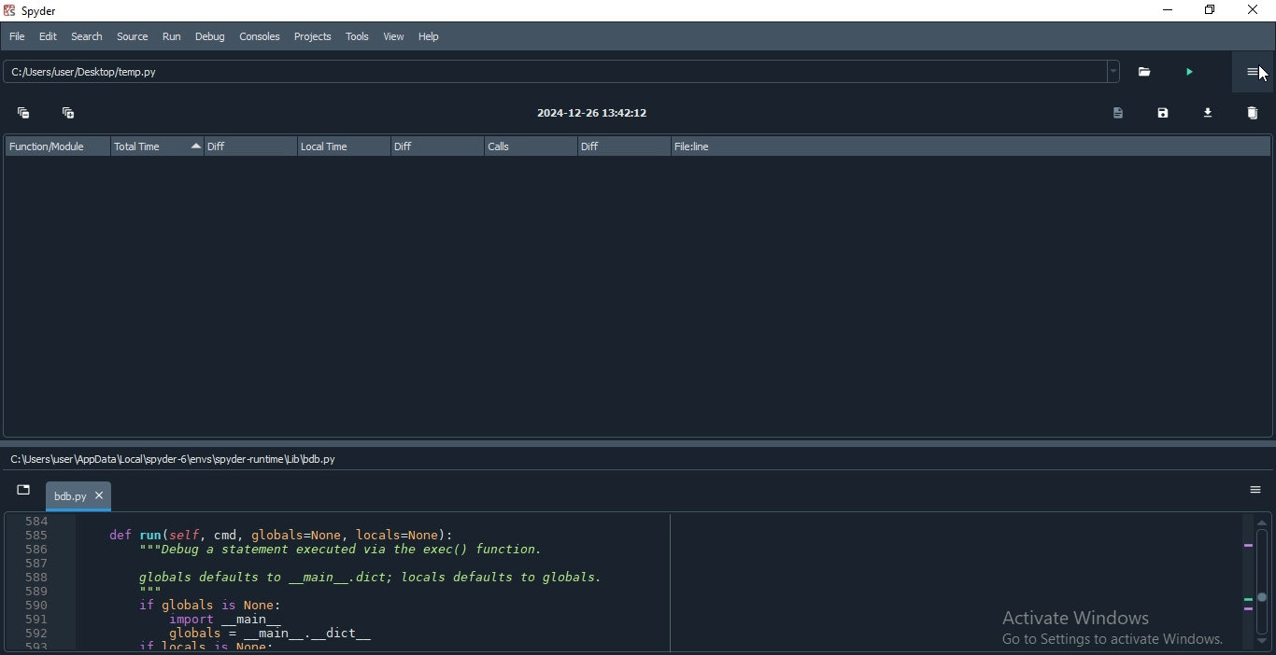 The image size is (1276, 655). I want to click on options, so click(1253, 71).